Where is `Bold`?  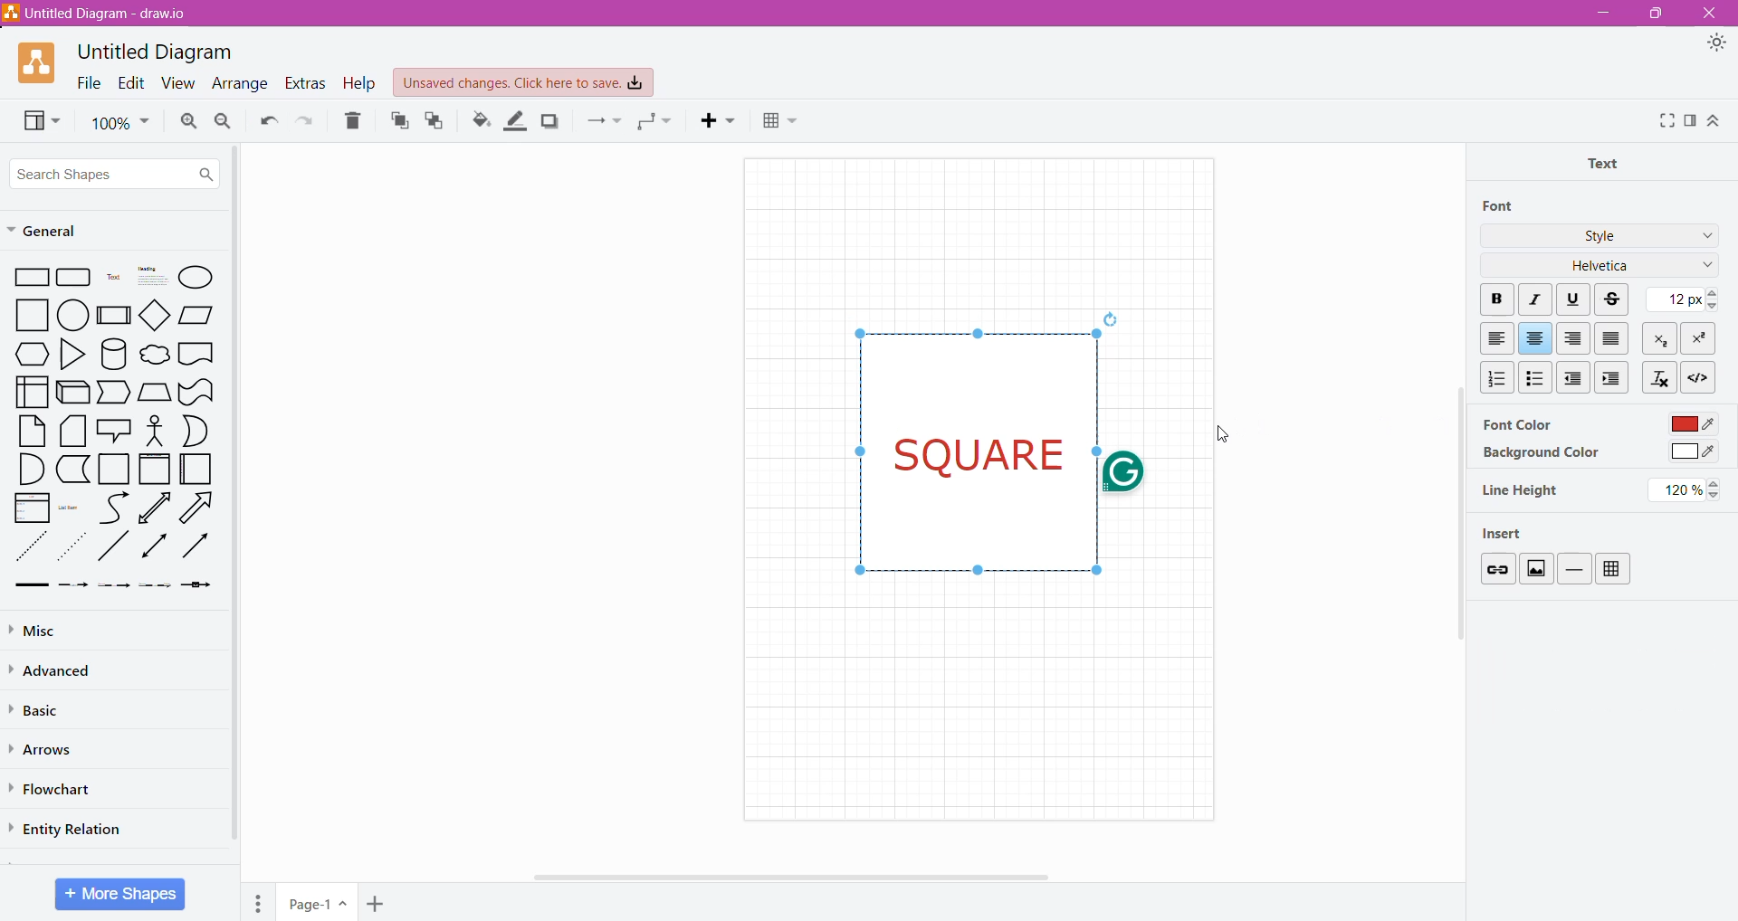
Bold is located at coordinates (1496, 300).